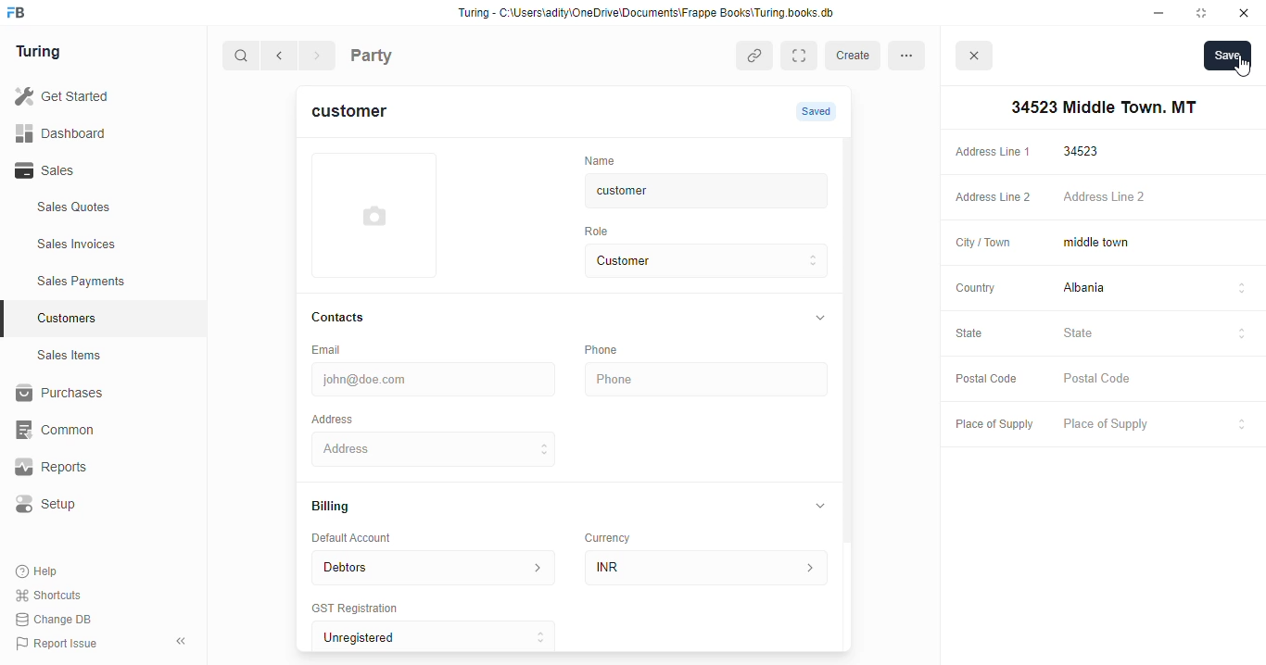 This screenshot has height=665, width=1266. I want to click on Country, so click(974, 287).